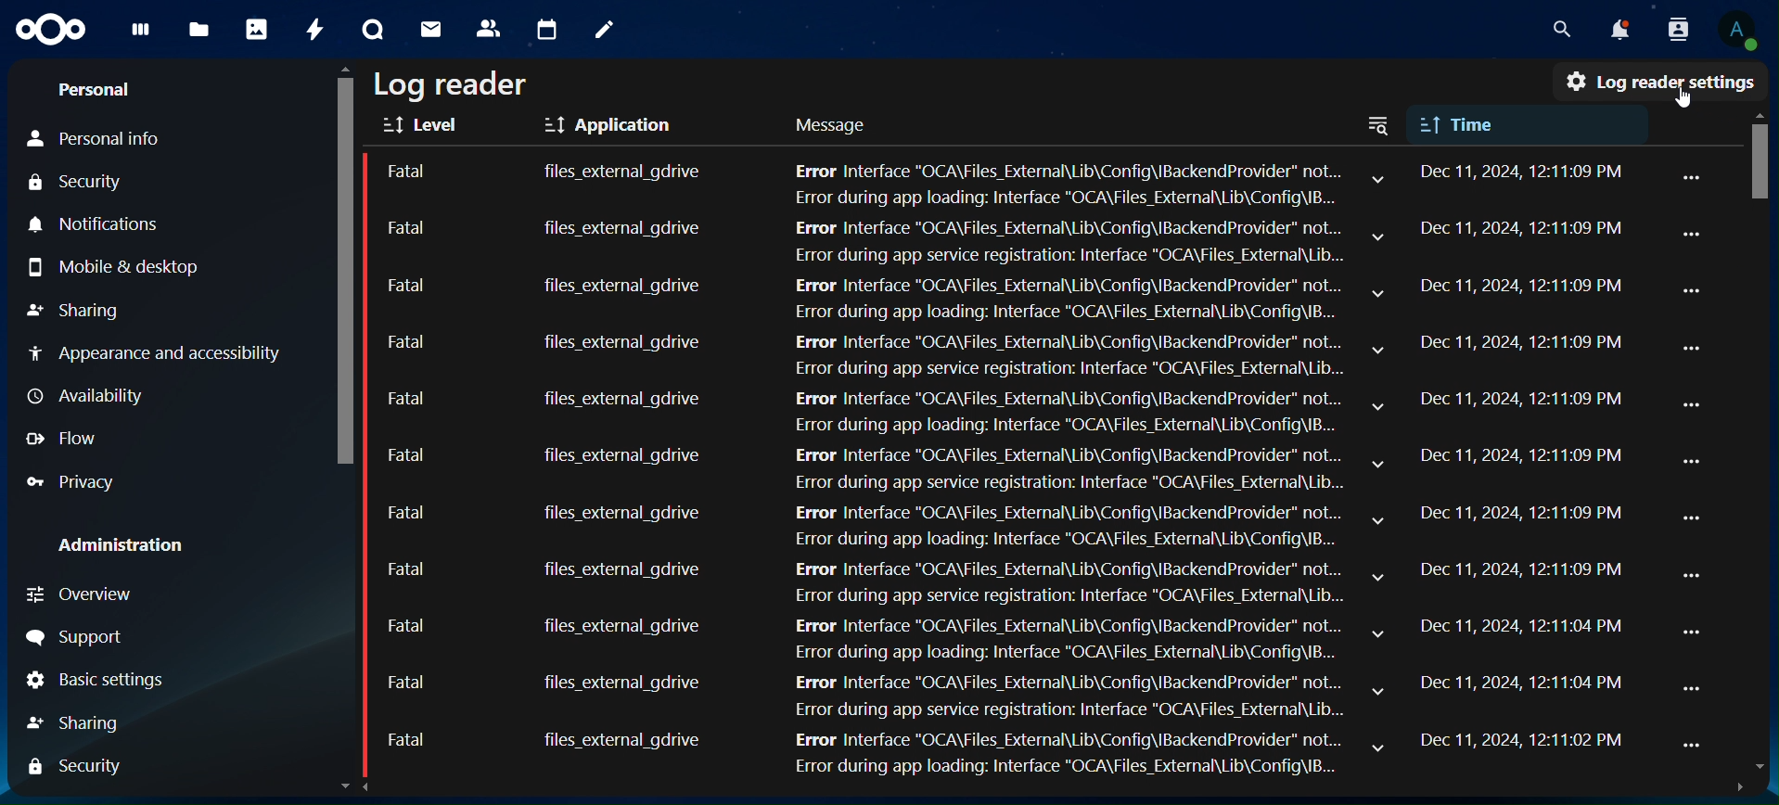 The width and height of the screenshot is (1779, 805). I want to click on security, so click(73, 770).